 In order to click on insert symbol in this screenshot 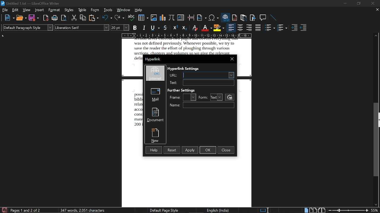, I will do `click(213, 18)`.